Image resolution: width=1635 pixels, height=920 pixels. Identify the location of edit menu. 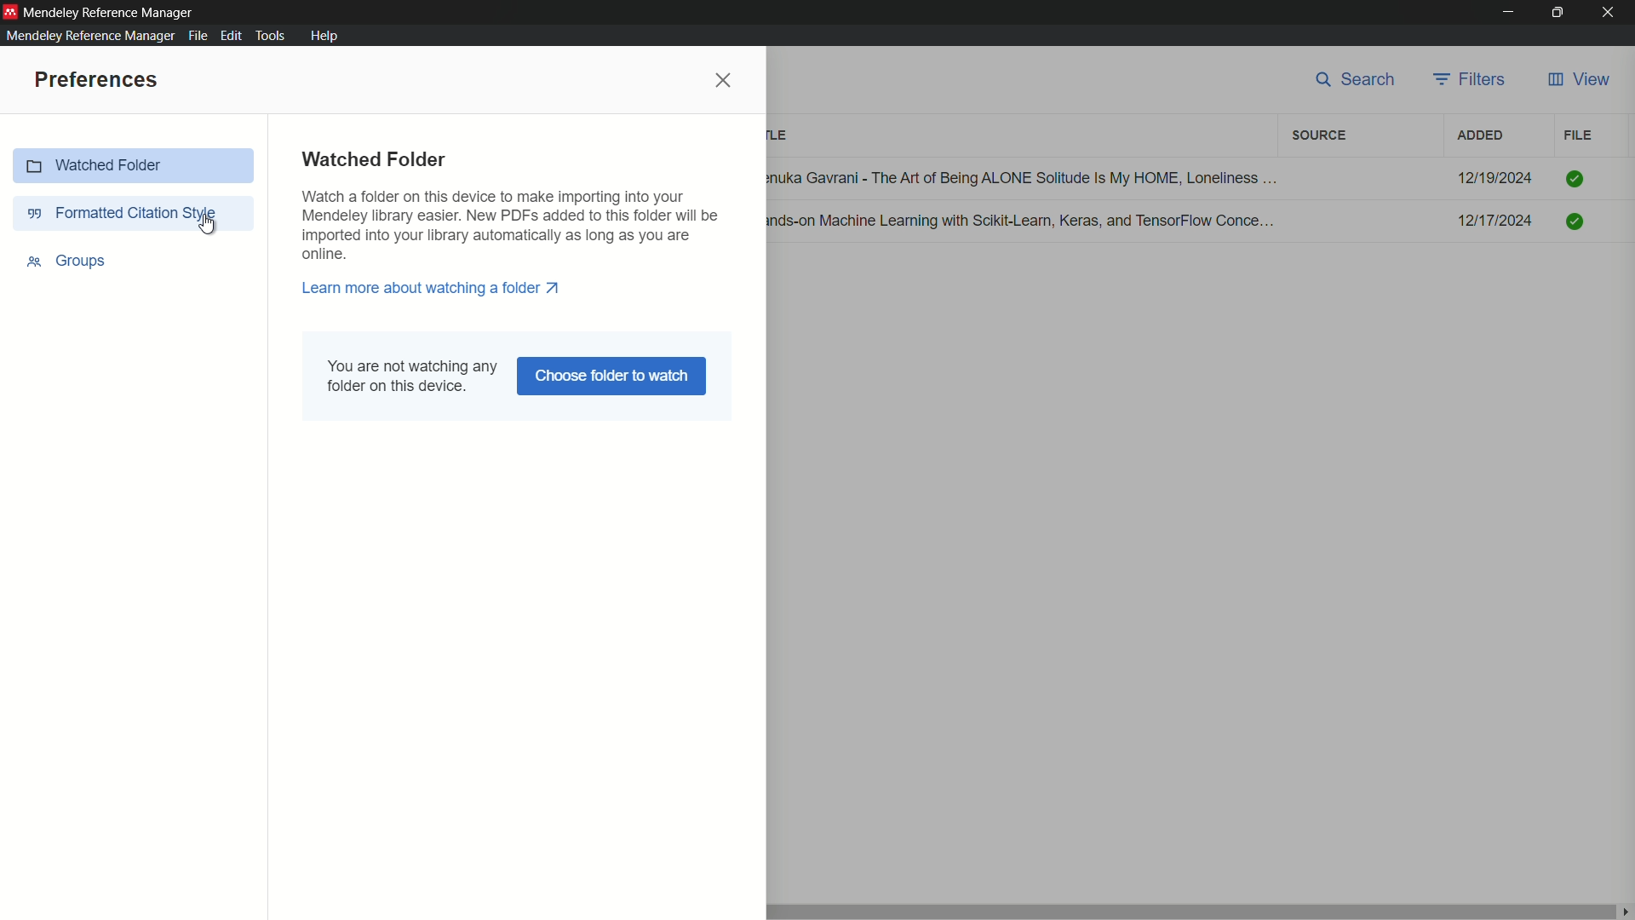
(231, 36).